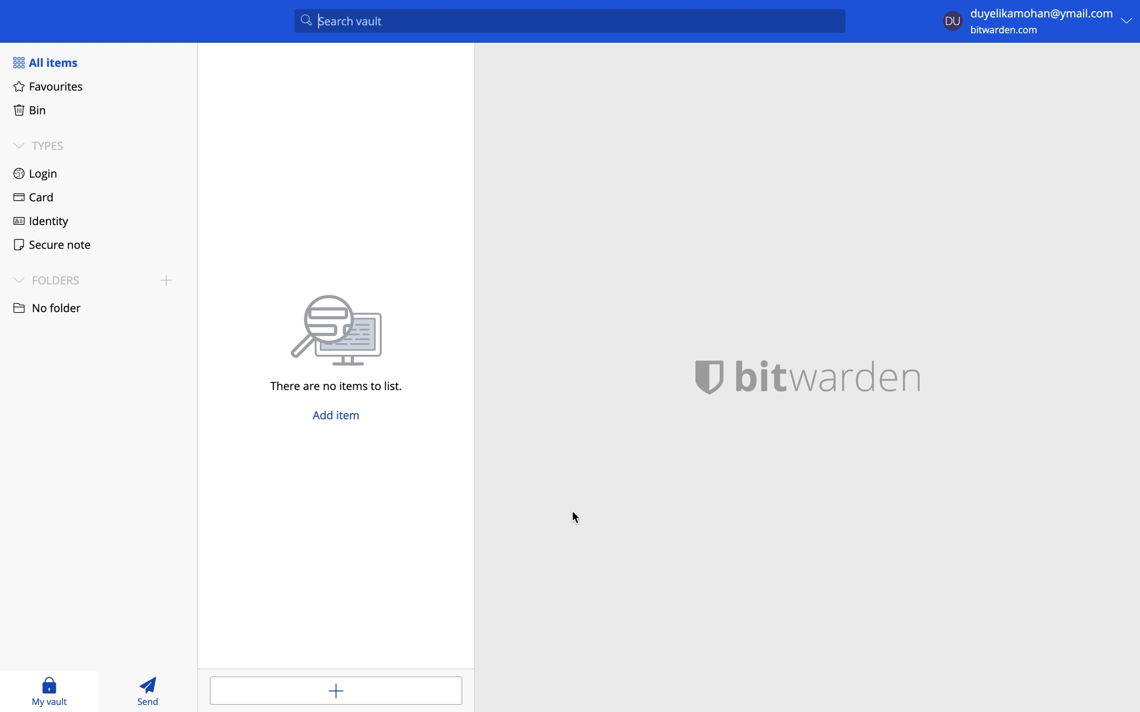  I want to click on secure note, so click(57, 246).